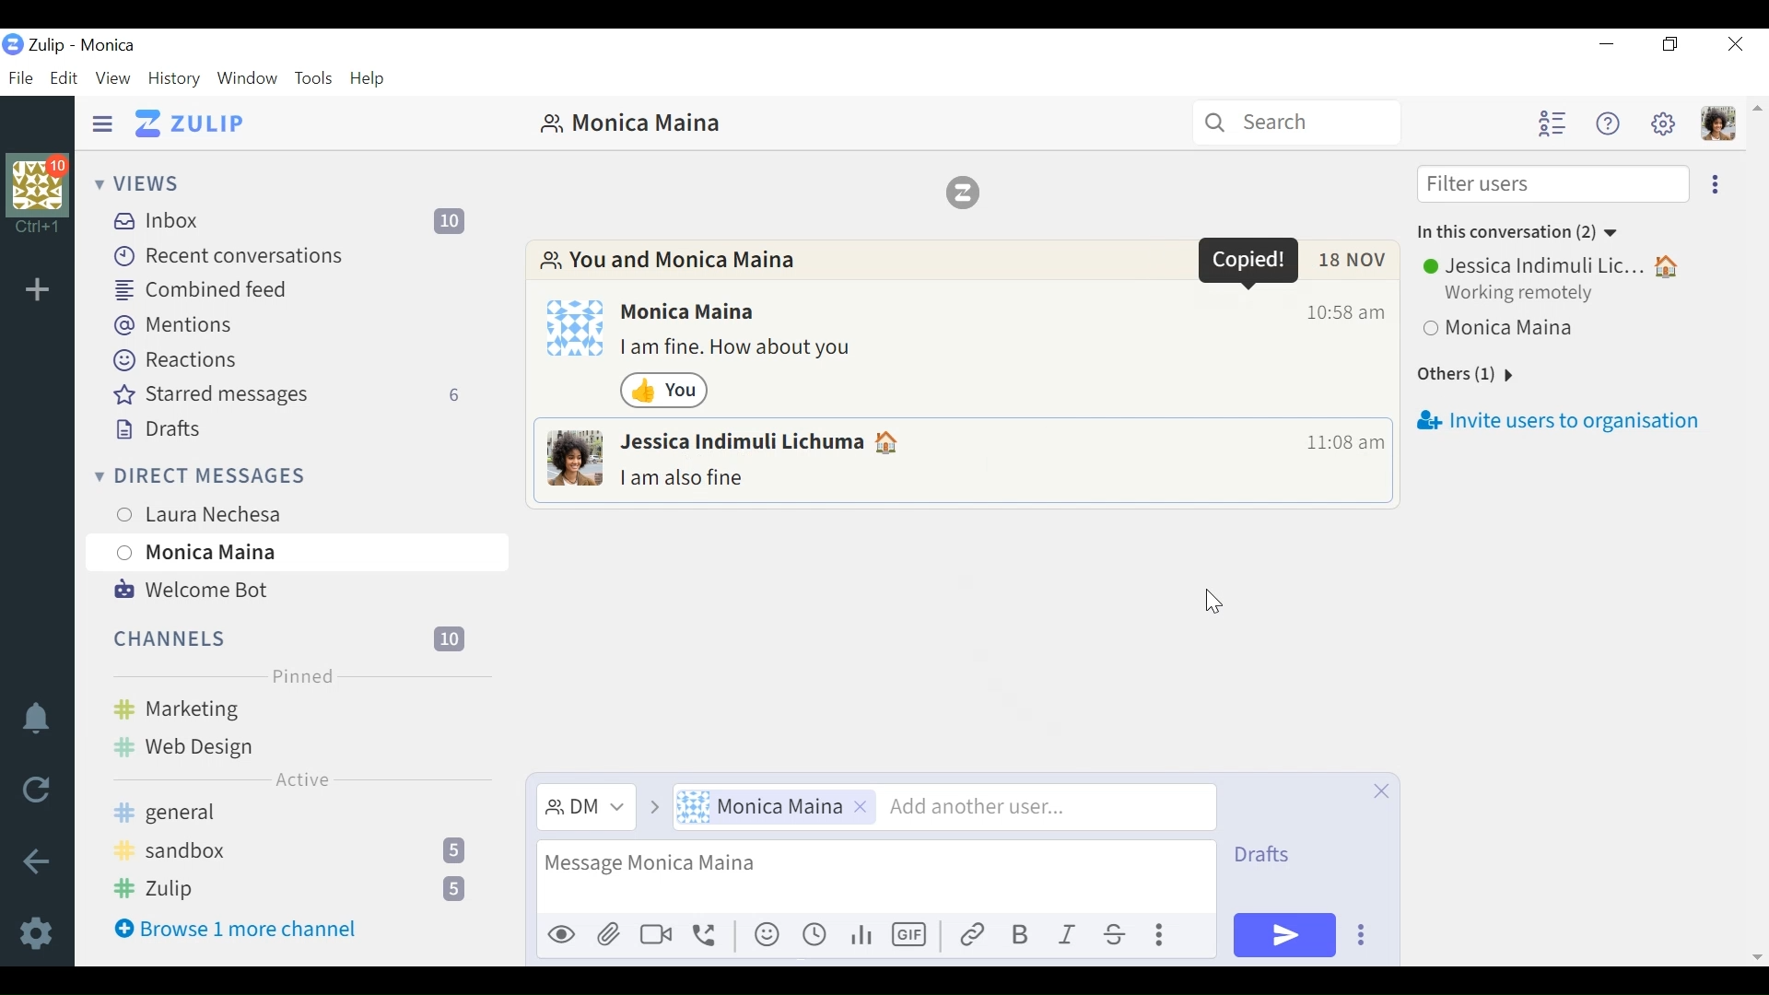  I want to click on Hide user list, so click(1552, 123).